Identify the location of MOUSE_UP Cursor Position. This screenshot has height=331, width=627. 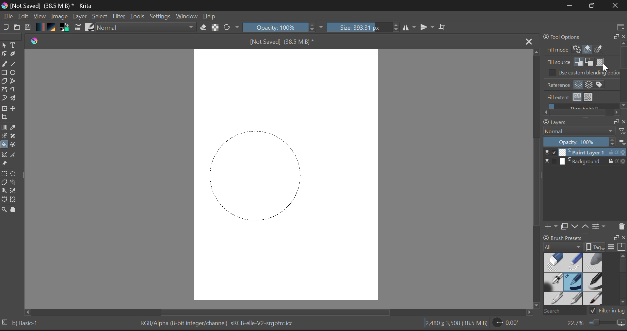
(304, 224).